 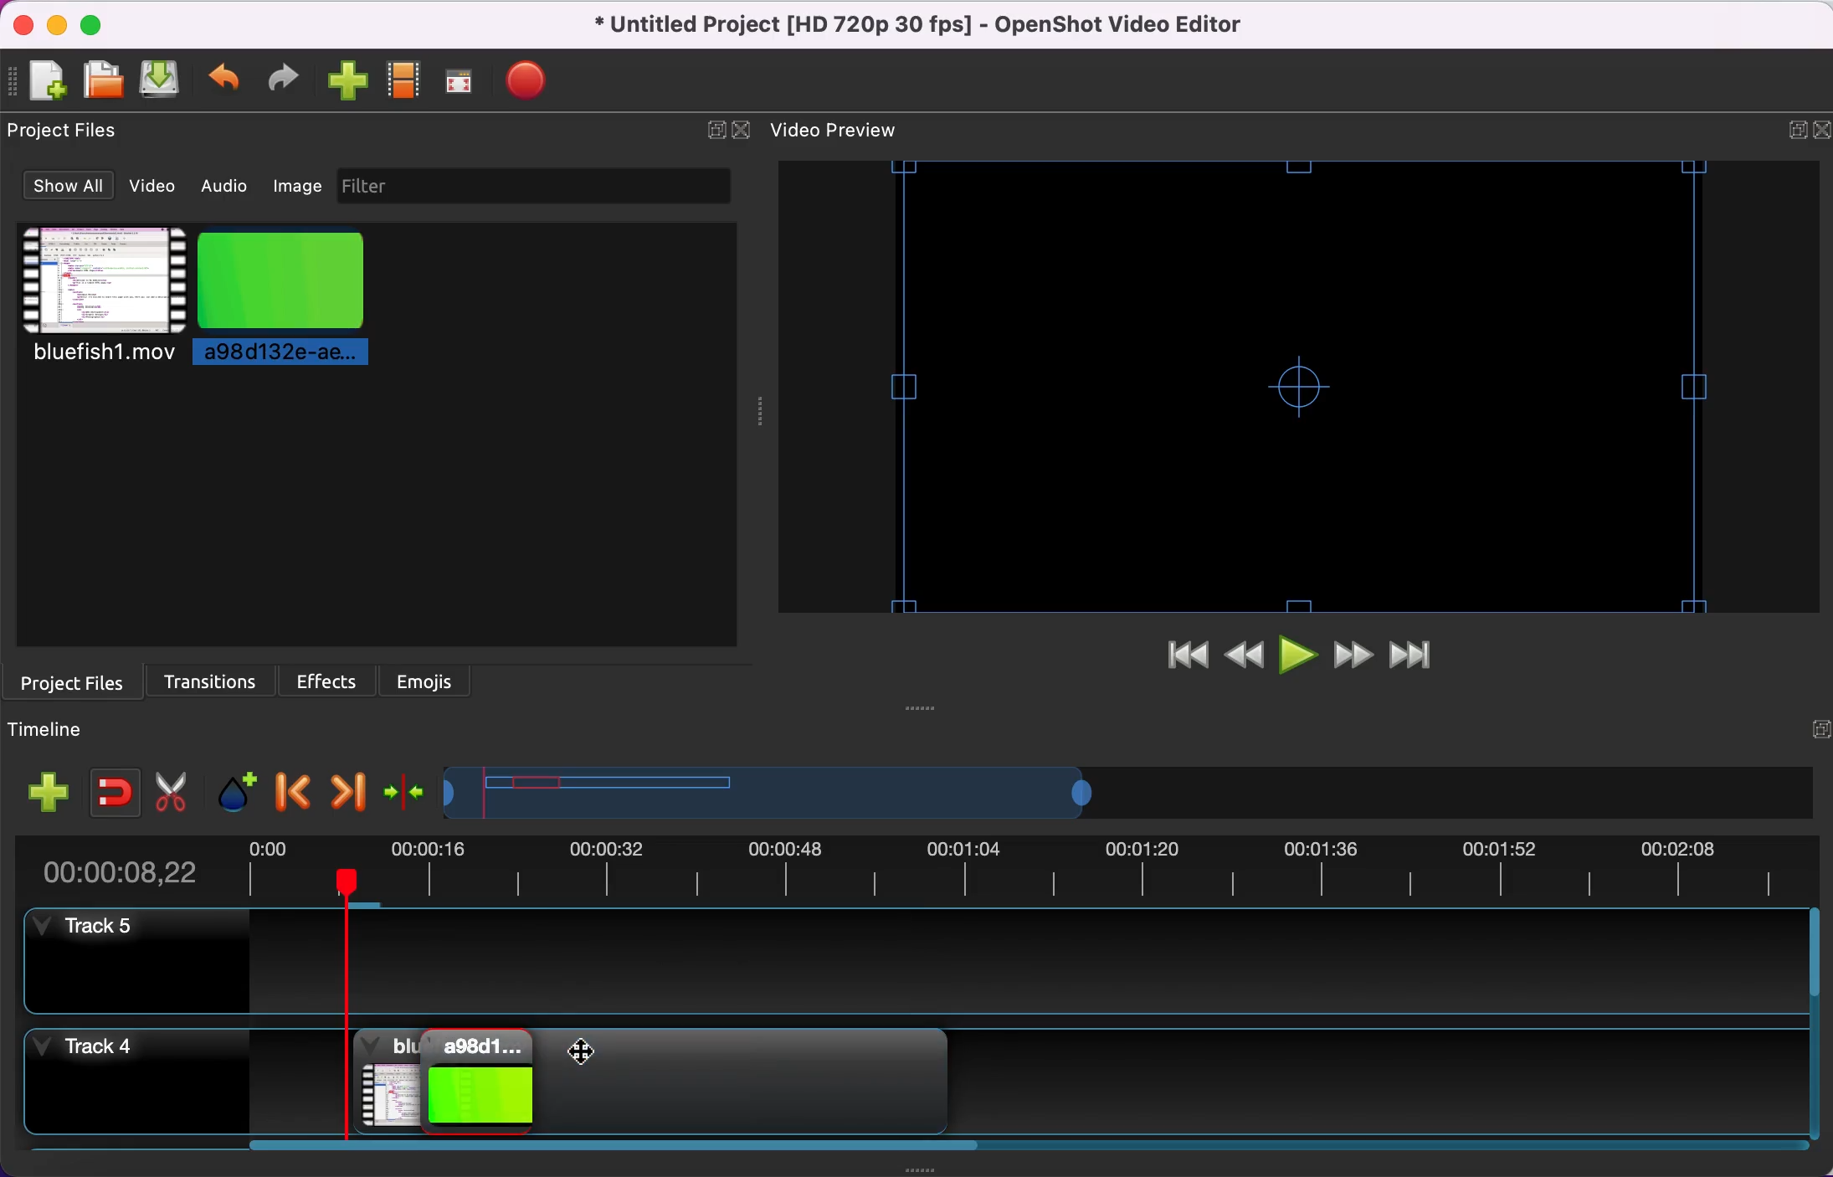 I want to click on video clip, so click(x=362, y=1075).